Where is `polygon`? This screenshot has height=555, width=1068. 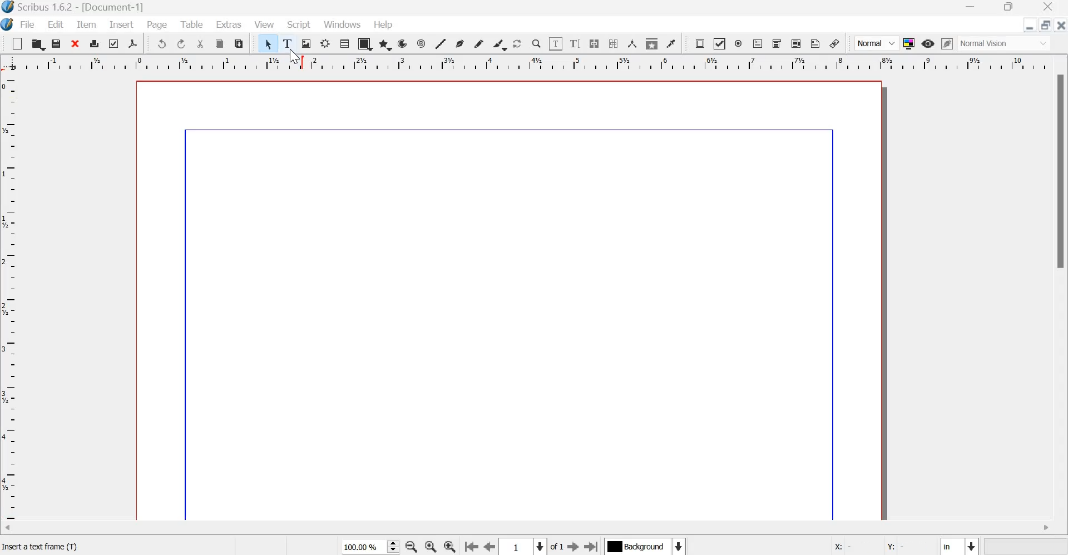 polygon is located at coordinates (386, 44).